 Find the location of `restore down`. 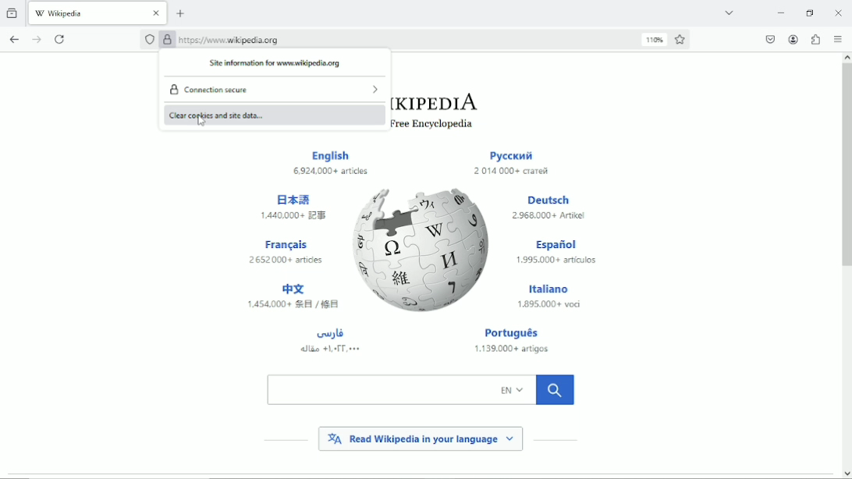

restore down is located at coordinates (811, 12).